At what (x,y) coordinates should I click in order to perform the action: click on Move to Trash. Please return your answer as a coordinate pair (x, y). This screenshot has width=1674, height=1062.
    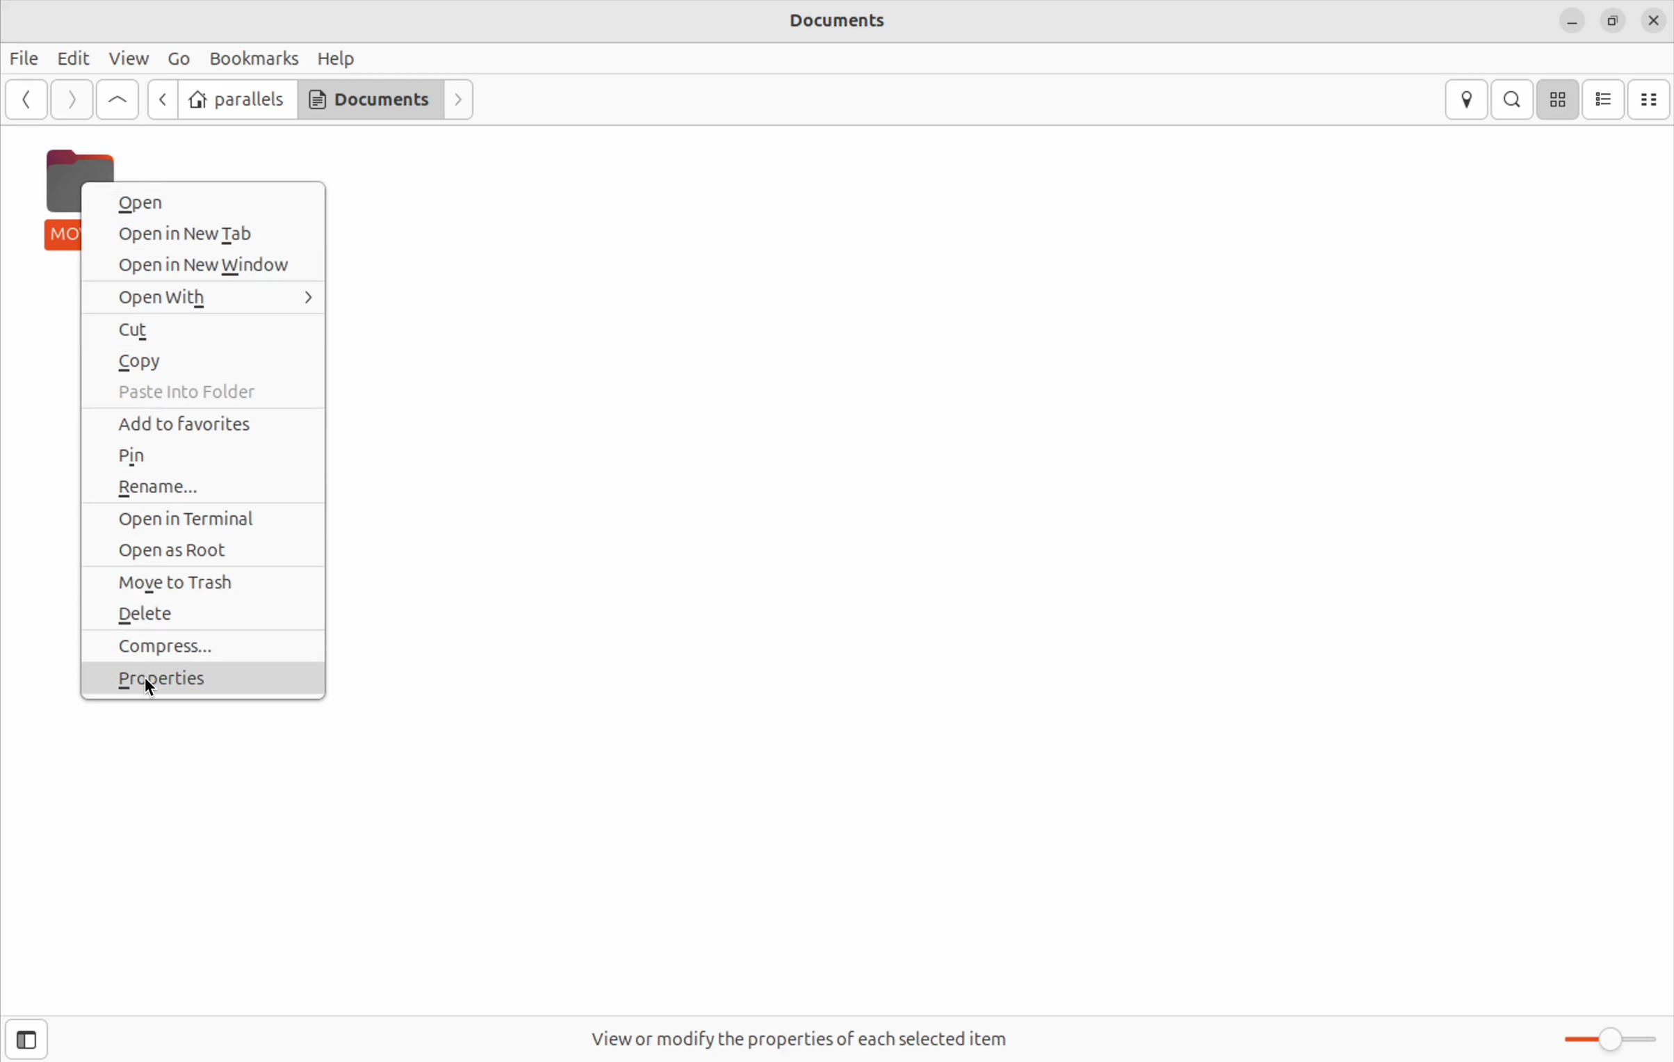
    Looking at the image, I should click on (202, 579).